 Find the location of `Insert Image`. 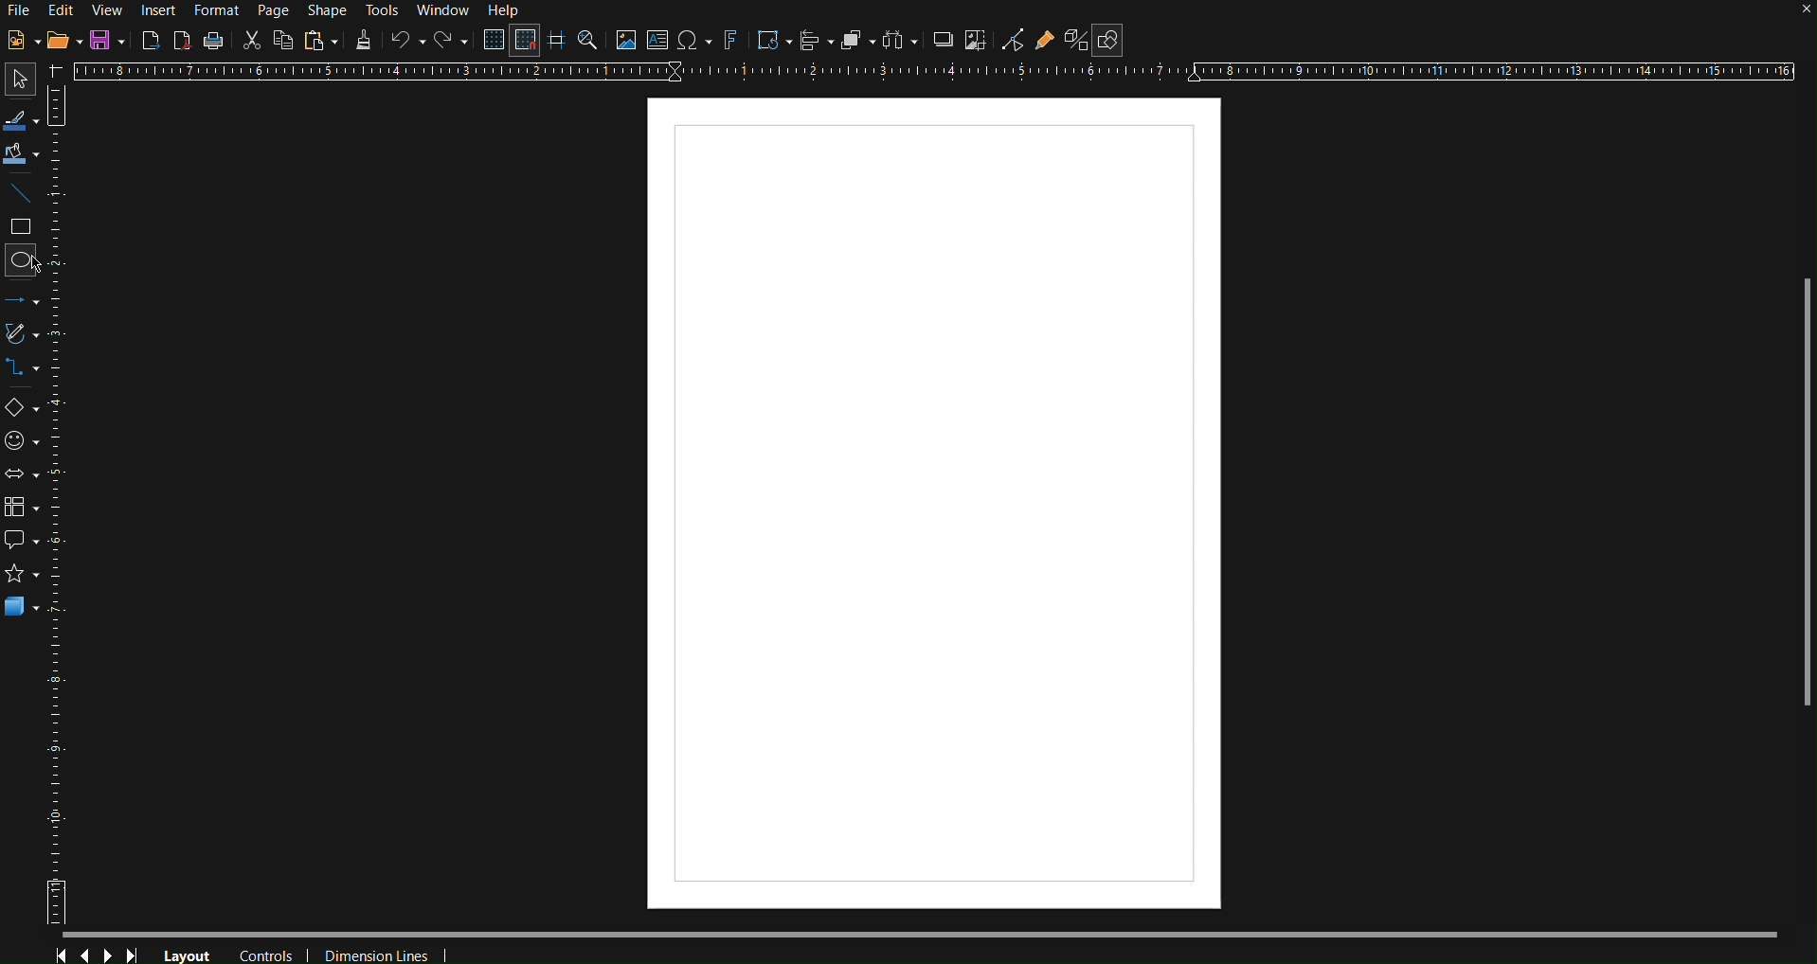

Insert Image is located at coordinates (625, 42).